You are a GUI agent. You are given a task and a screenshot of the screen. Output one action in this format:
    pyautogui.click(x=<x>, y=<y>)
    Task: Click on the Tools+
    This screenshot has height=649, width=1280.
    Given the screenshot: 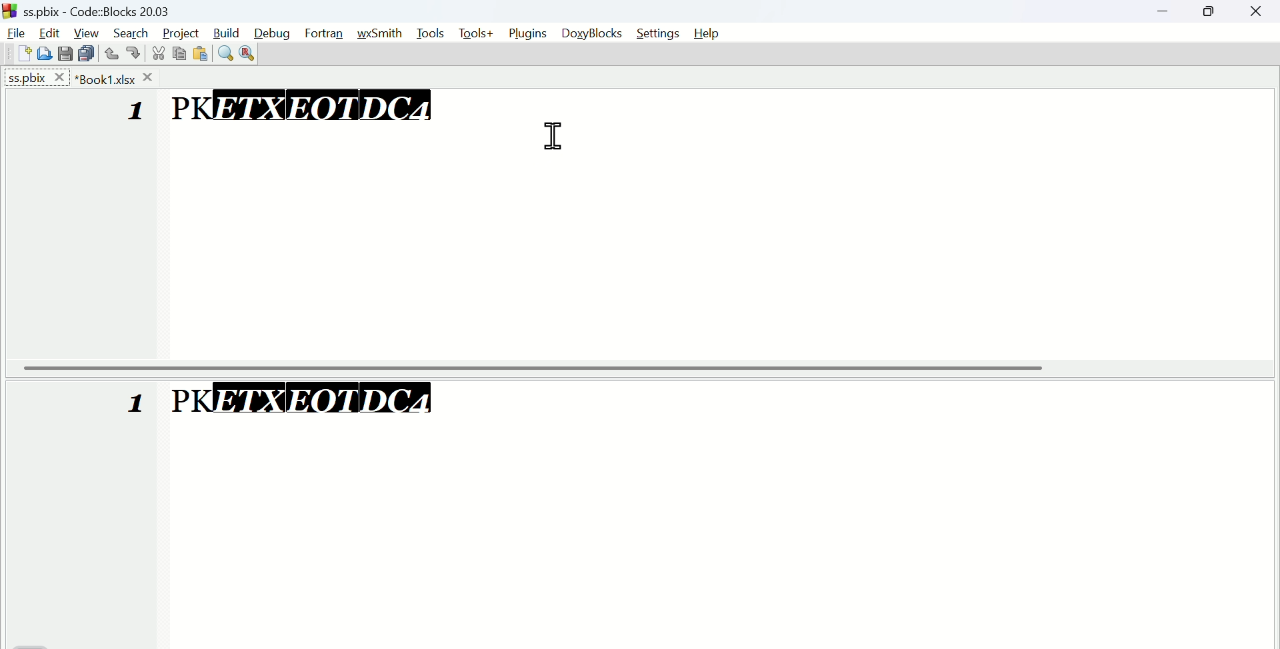 What is the action you would take?
    pyautogui.click(x=476, y=34)
    